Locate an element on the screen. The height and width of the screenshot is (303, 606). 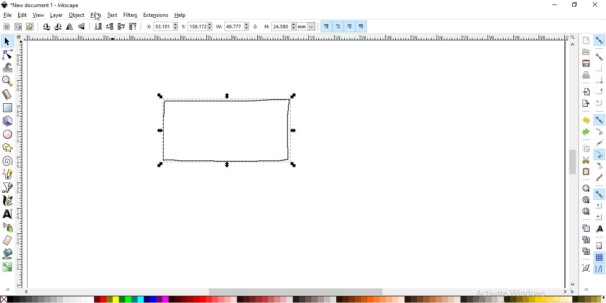
snap to paths is located at coordinates (600, 132).